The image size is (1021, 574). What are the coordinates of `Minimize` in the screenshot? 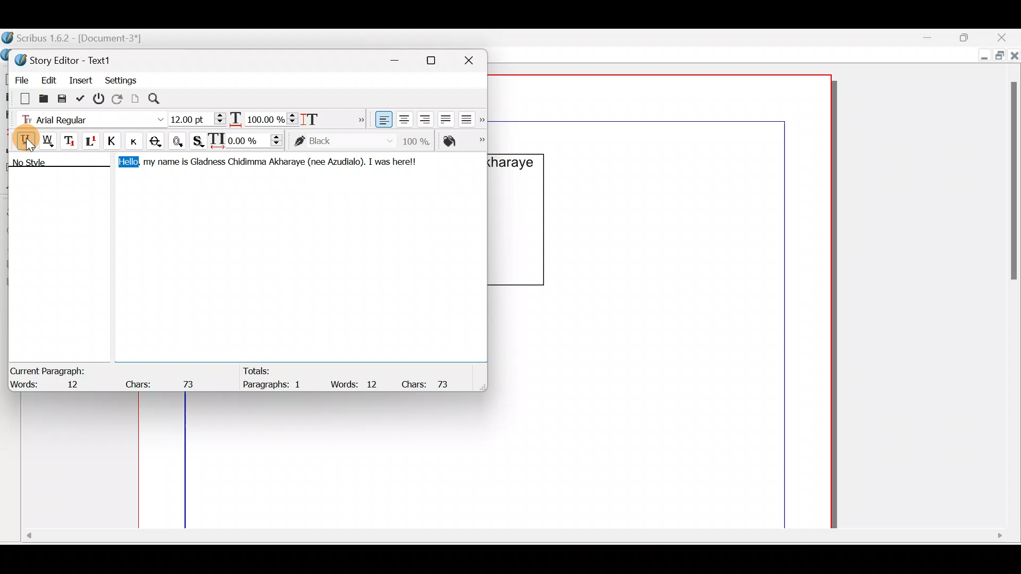 It's located at (400, 58).